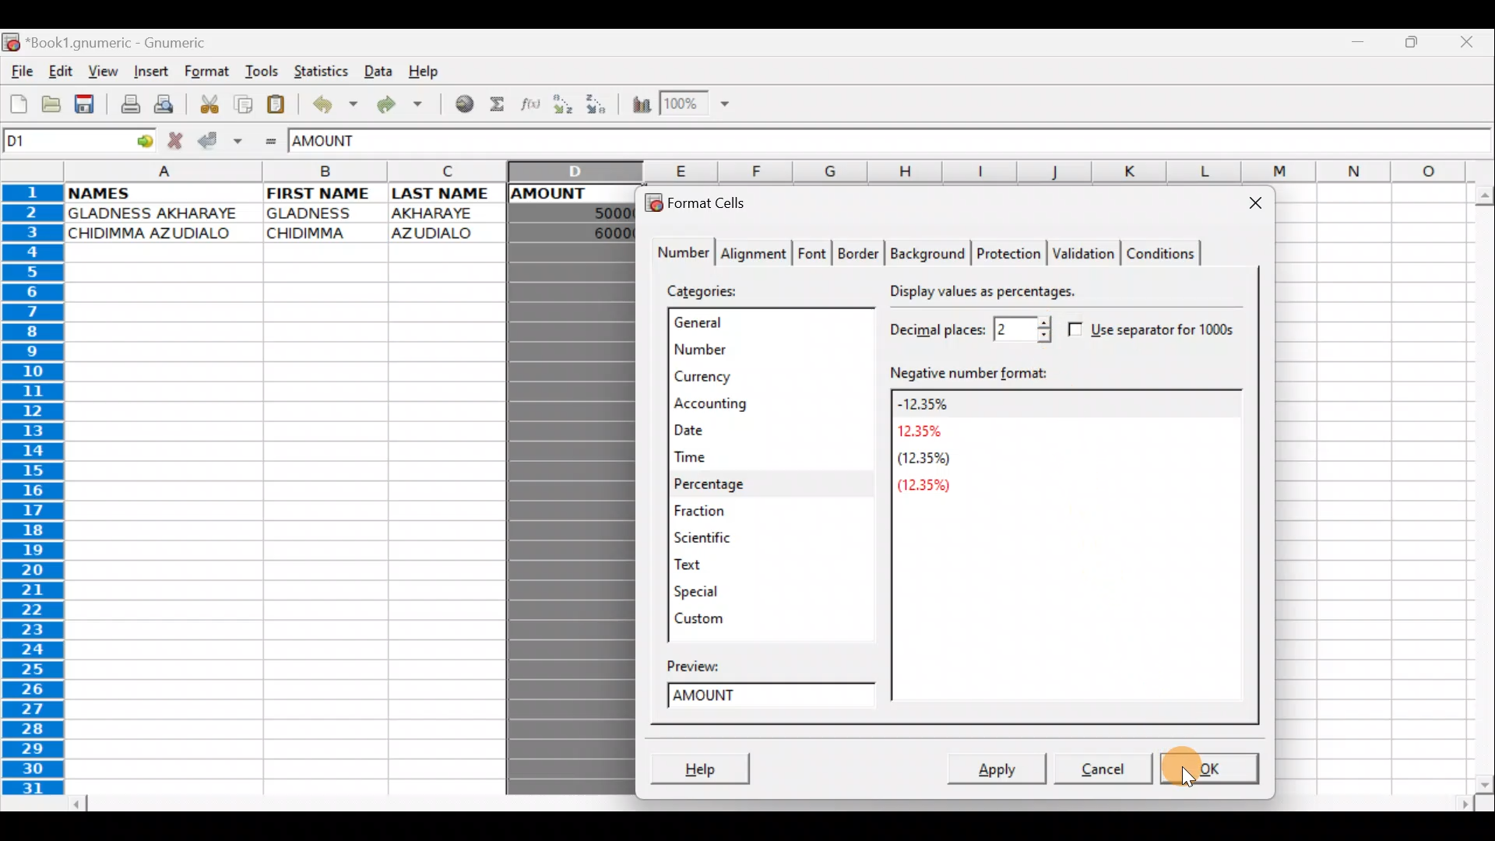  What do you see at coordinates (779, 171) in the screenshot?
I see `Columns` at bounding box center [779, 171].